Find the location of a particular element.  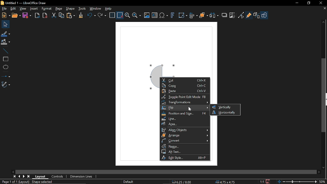

Insert fontwork is located at coordinates (173, 15).